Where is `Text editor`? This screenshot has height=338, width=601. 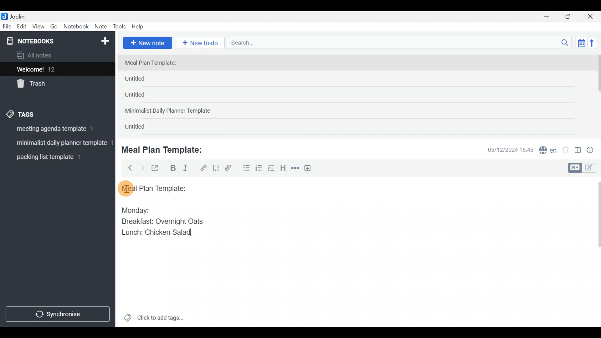
Text editor is located at coordinates (349, 286).